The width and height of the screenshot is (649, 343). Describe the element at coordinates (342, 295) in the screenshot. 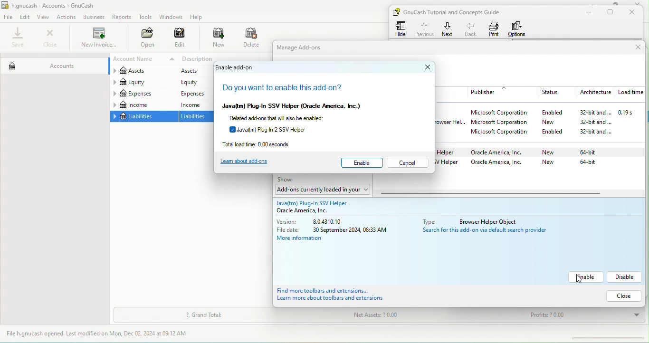

I see `find more toolbars and extensions learn more about toolbars and extensions` at that location.